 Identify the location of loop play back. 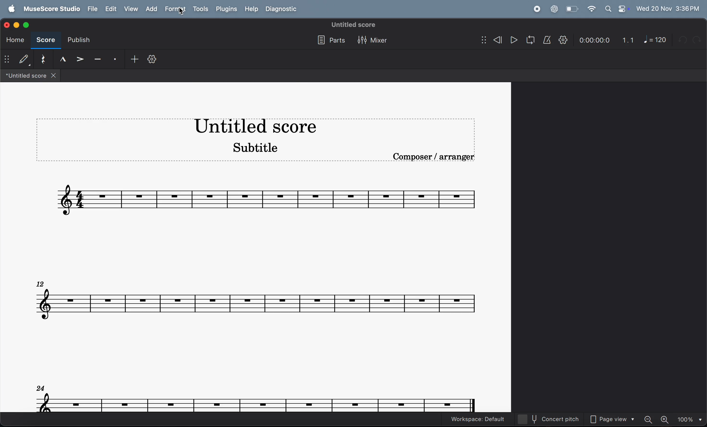
(531, 40).